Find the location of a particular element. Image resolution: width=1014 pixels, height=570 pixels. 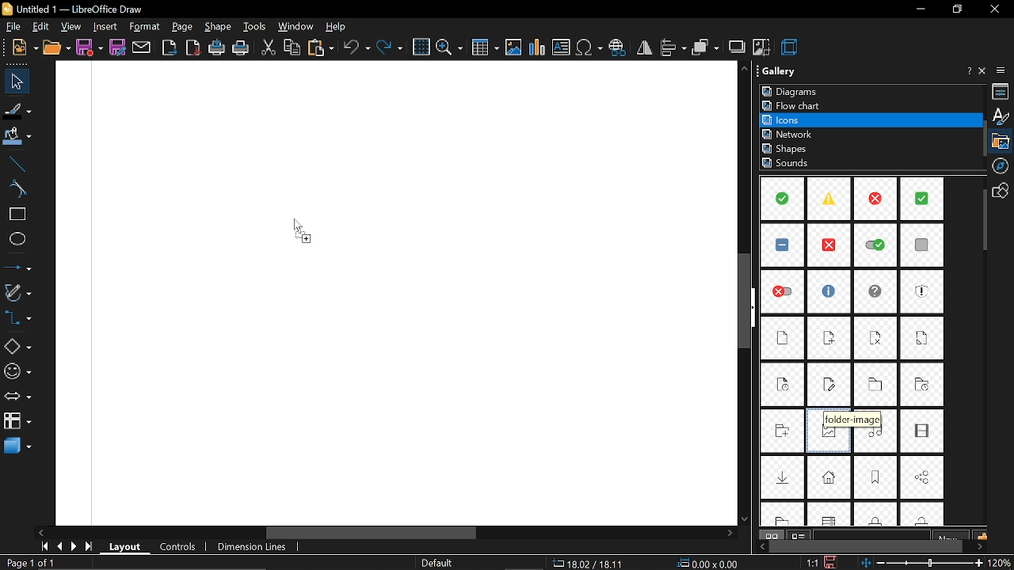

select is located at coordinates (13, 82).